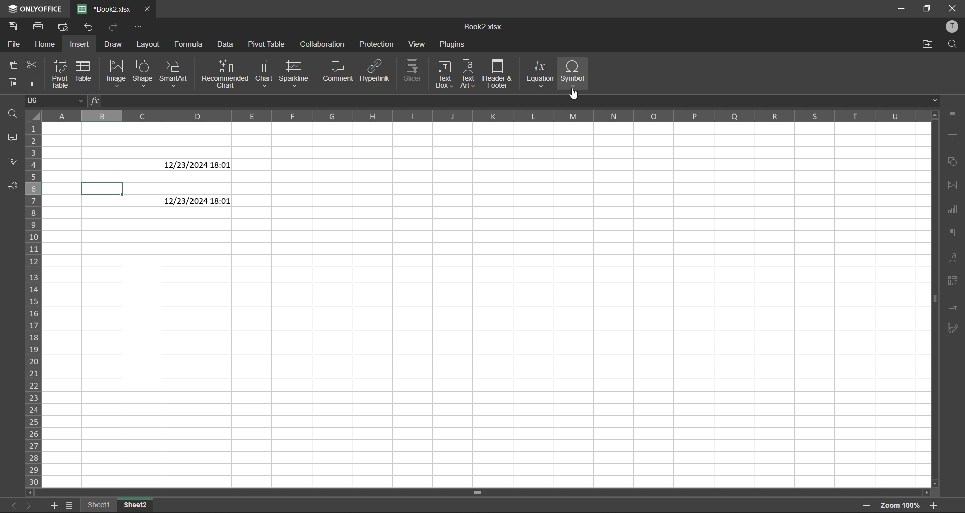 The image size is (965, 513). I want to click on only office, so click(34, 8).